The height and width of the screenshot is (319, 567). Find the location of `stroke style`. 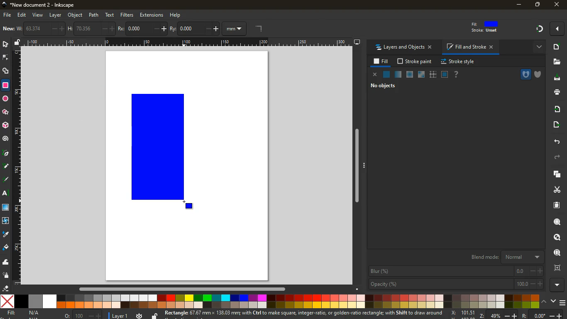

stroke style is located at coordinates (458, 62).